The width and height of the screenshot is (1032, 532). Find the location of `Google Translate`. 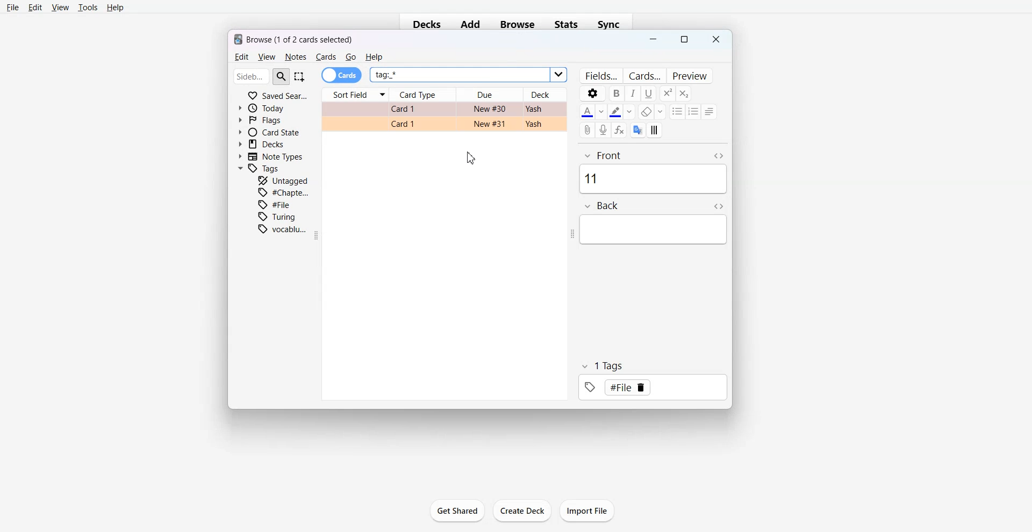

Google Translate is located at coordinates (638, 130).